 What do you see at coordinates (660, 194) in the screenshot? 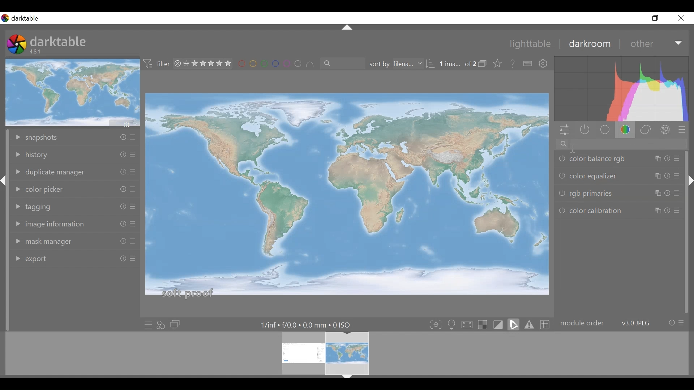
I see `` at bounding box center [660, 194].